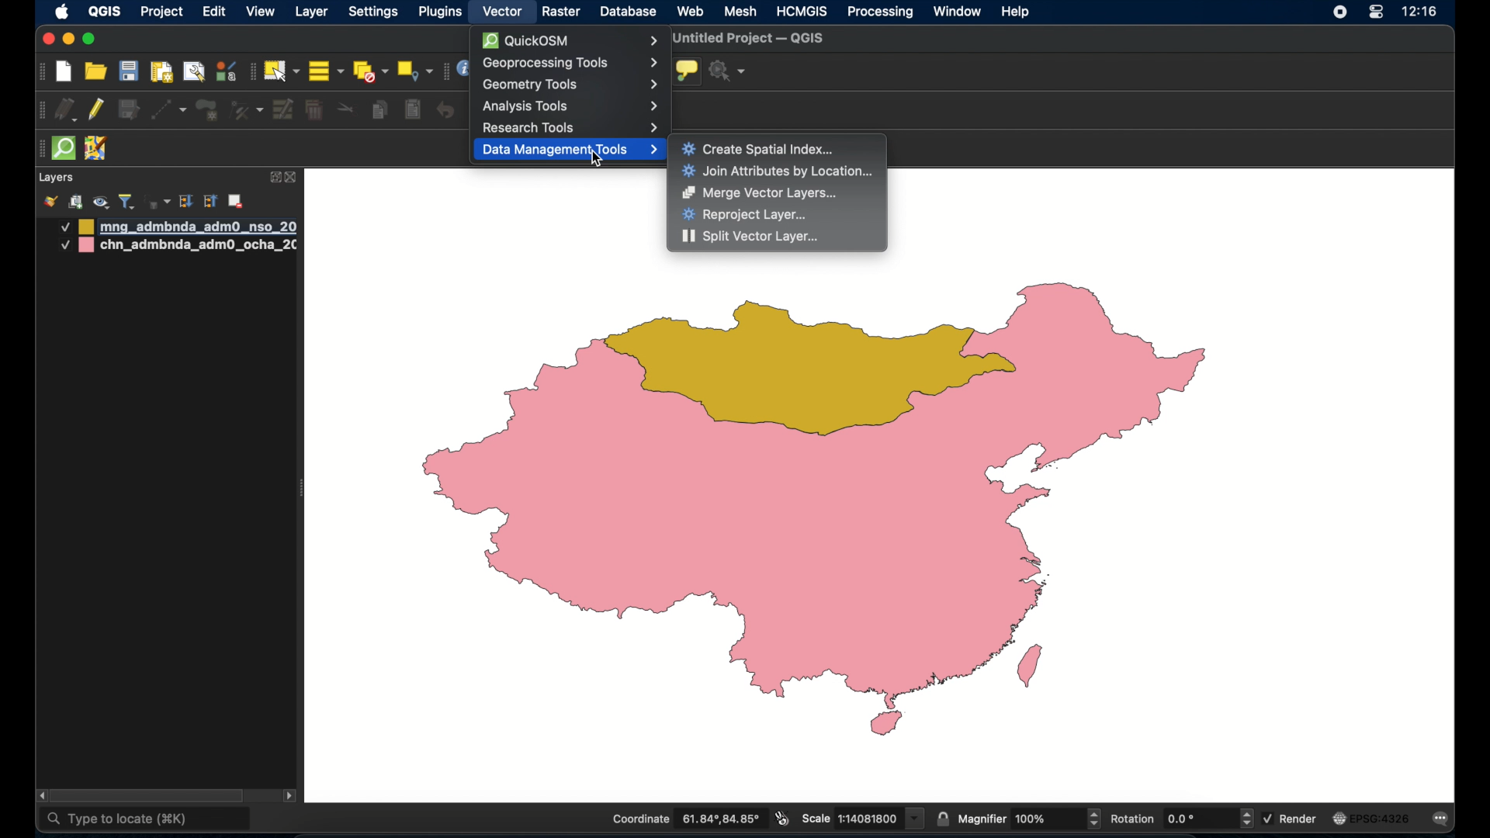 The width and height of the screenshot is (1490, 838). What do you see at coordinates (760, 148) in the screenshot?
I see `create spatial index` at bounding box center [760, 148].